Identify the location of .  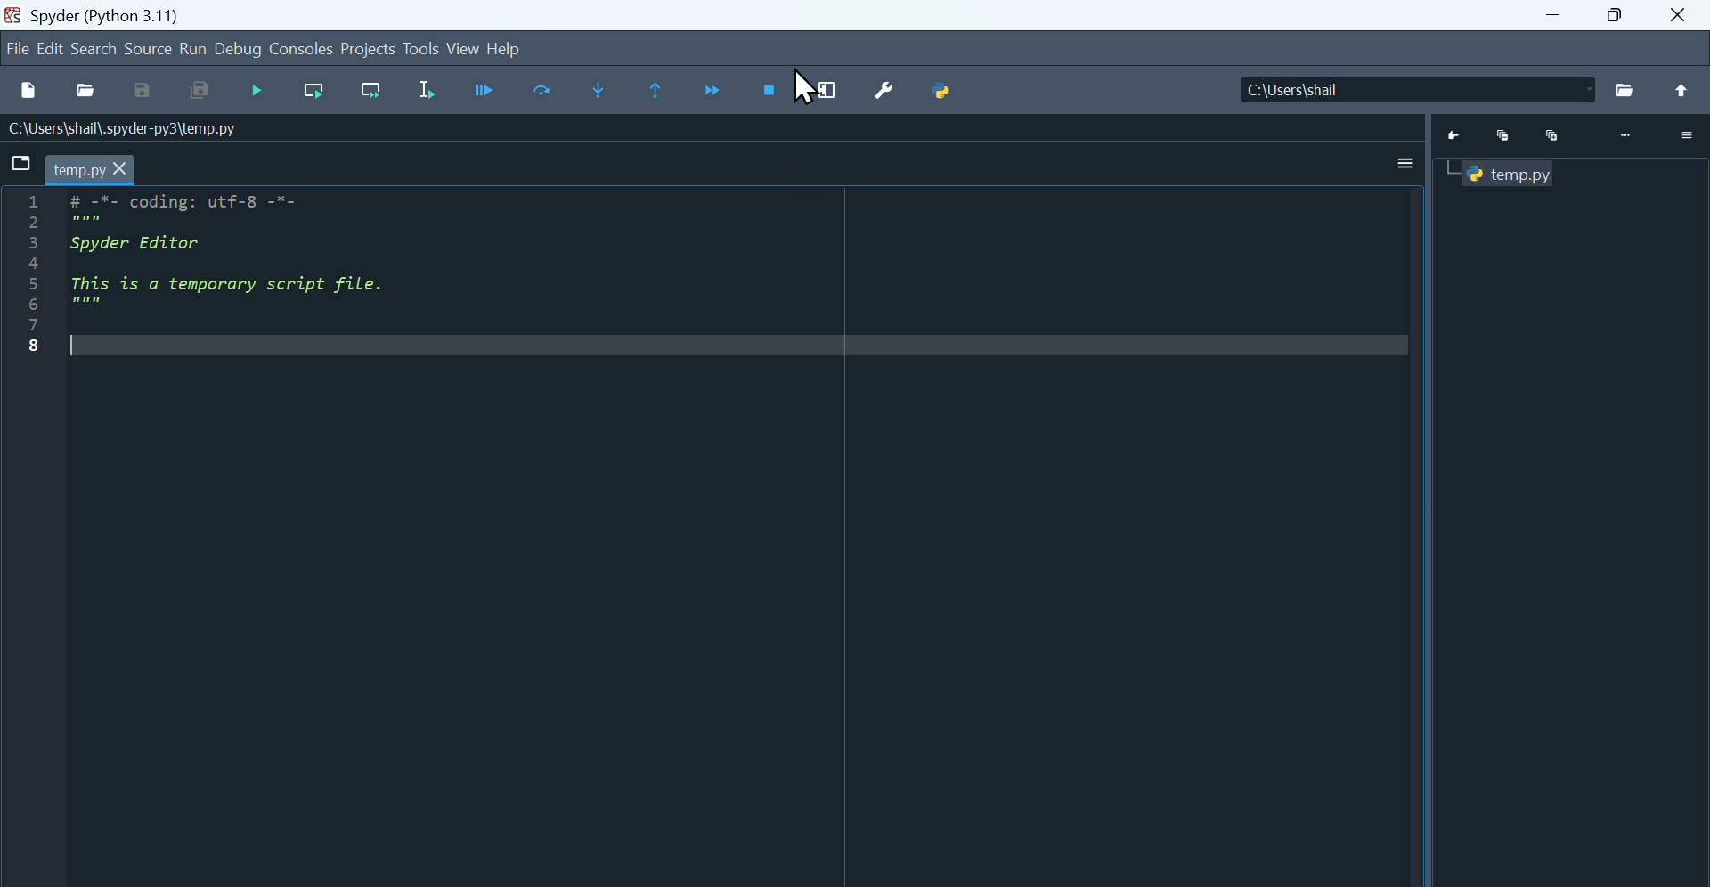
(541, 93).